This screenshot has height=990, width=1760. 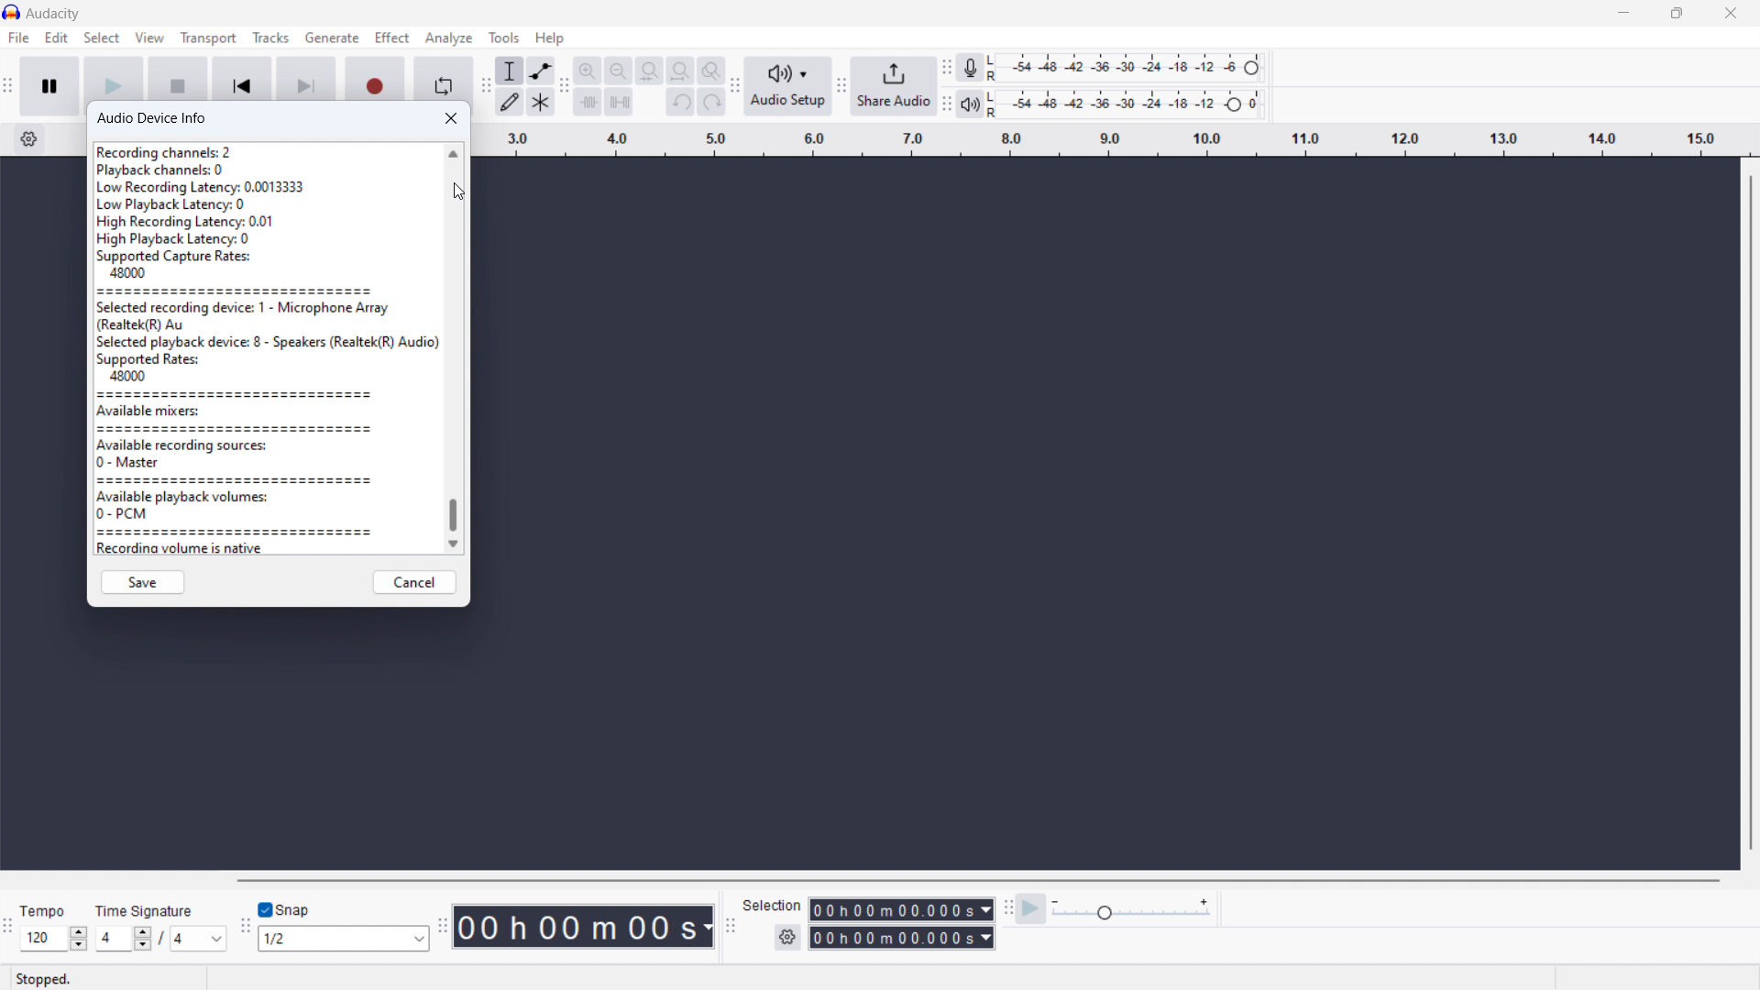 What do you see at coordinates (1126, 104) in the screenshot?
I see `playback level` at bounding box center [1126, 104].